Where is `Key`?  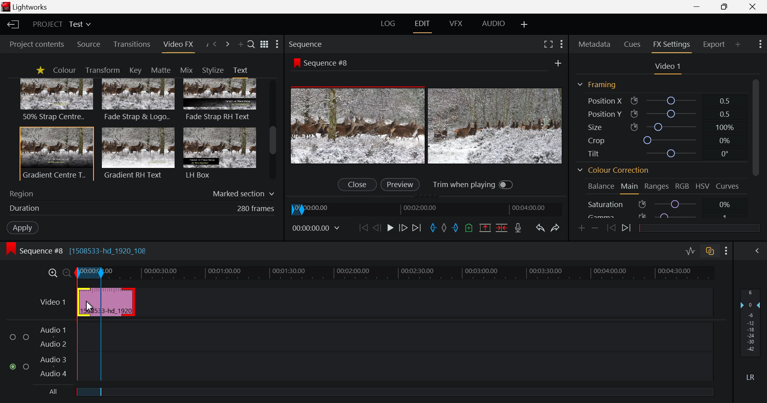
Key is located at coordinates (135, 70).